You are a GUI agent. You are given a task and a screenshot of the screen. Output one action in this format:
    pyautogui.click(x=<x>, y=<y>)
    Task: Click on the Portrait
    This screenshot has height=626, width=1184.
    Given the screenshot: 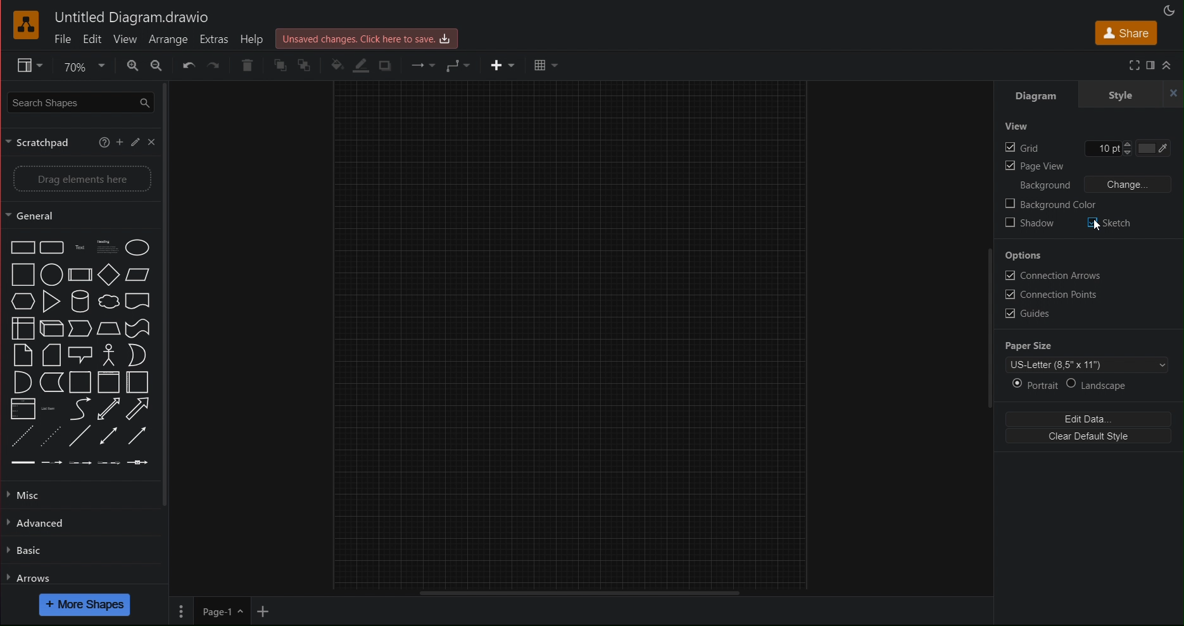 What is the action you would take?
    pyautogui.click(x=1031, y=385)
    